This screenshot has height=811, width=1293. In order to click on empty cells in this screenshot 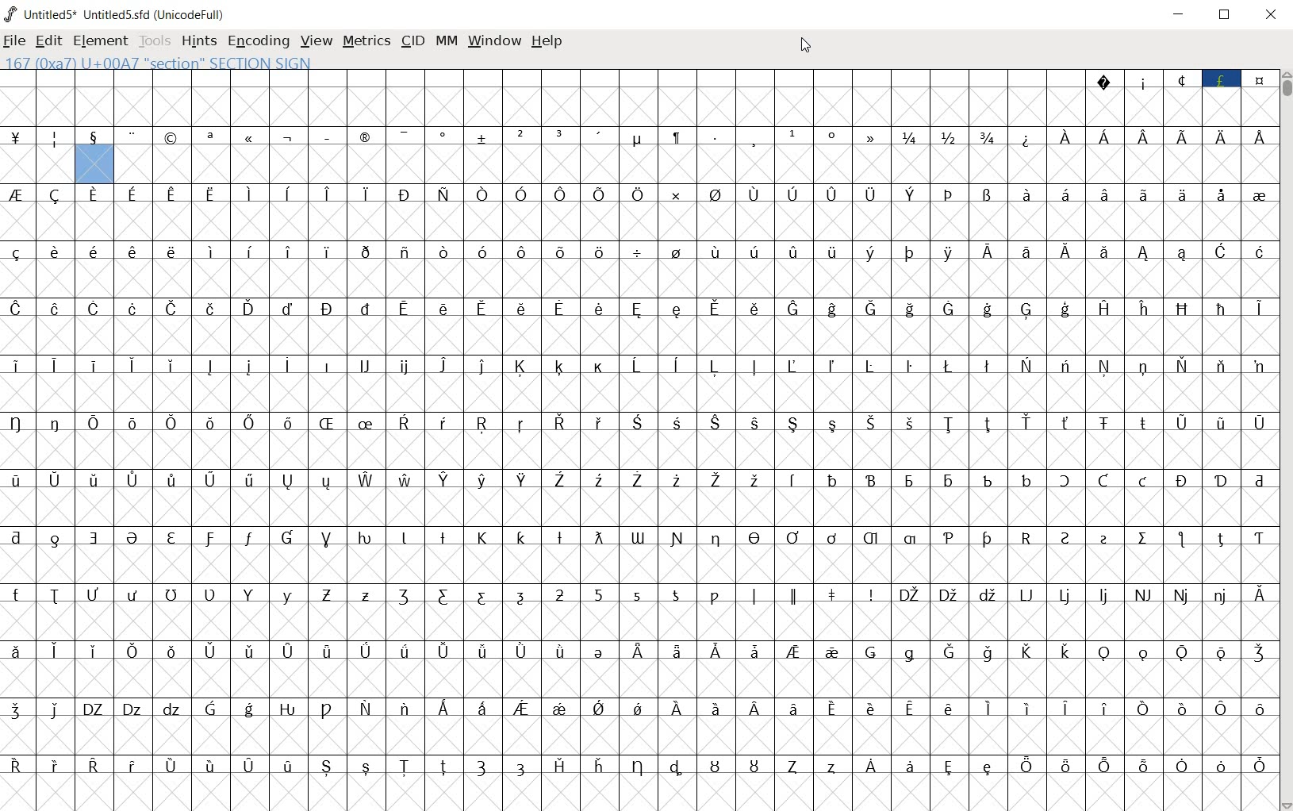, I will do `click(640, 221)`.